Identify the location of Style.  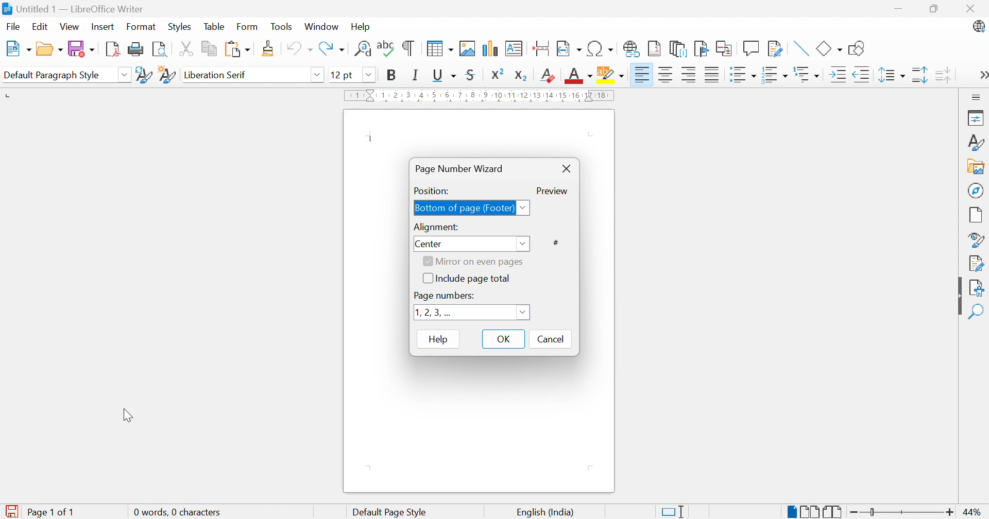
(975, 239).